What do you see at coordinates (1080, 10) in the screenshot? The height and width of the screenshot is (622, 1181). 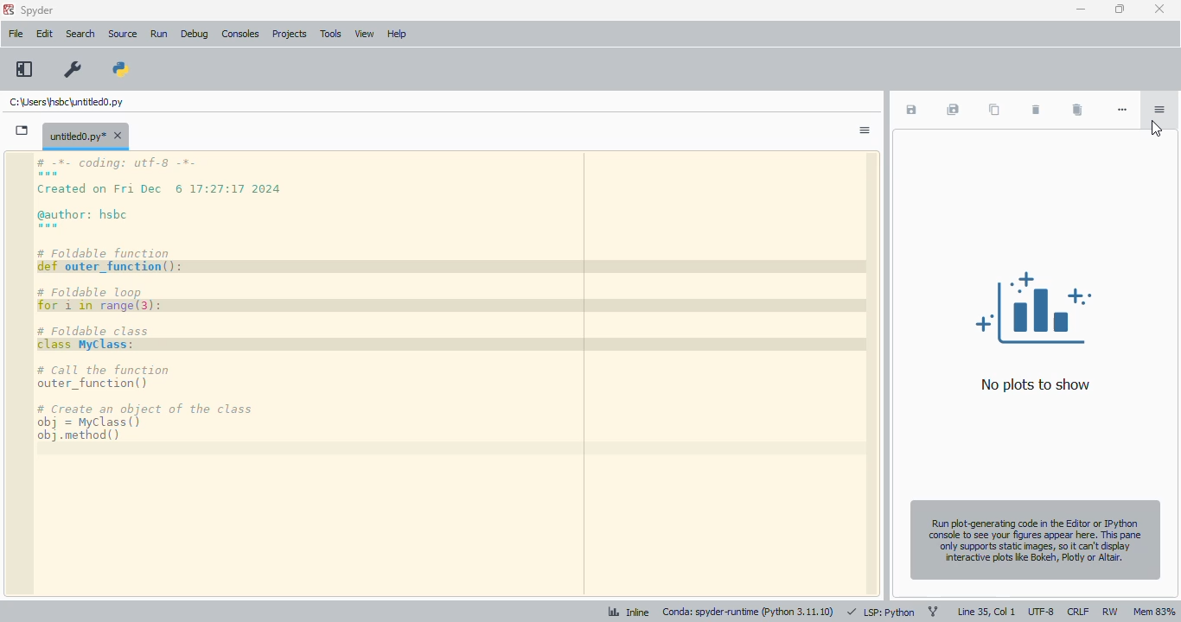 I see `minimize` at bounding box center [1080, 10].